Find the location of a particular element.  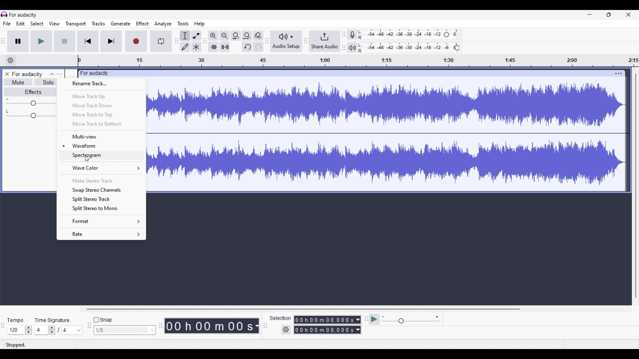

Record/Record new track is located at coordinates (136, 41).